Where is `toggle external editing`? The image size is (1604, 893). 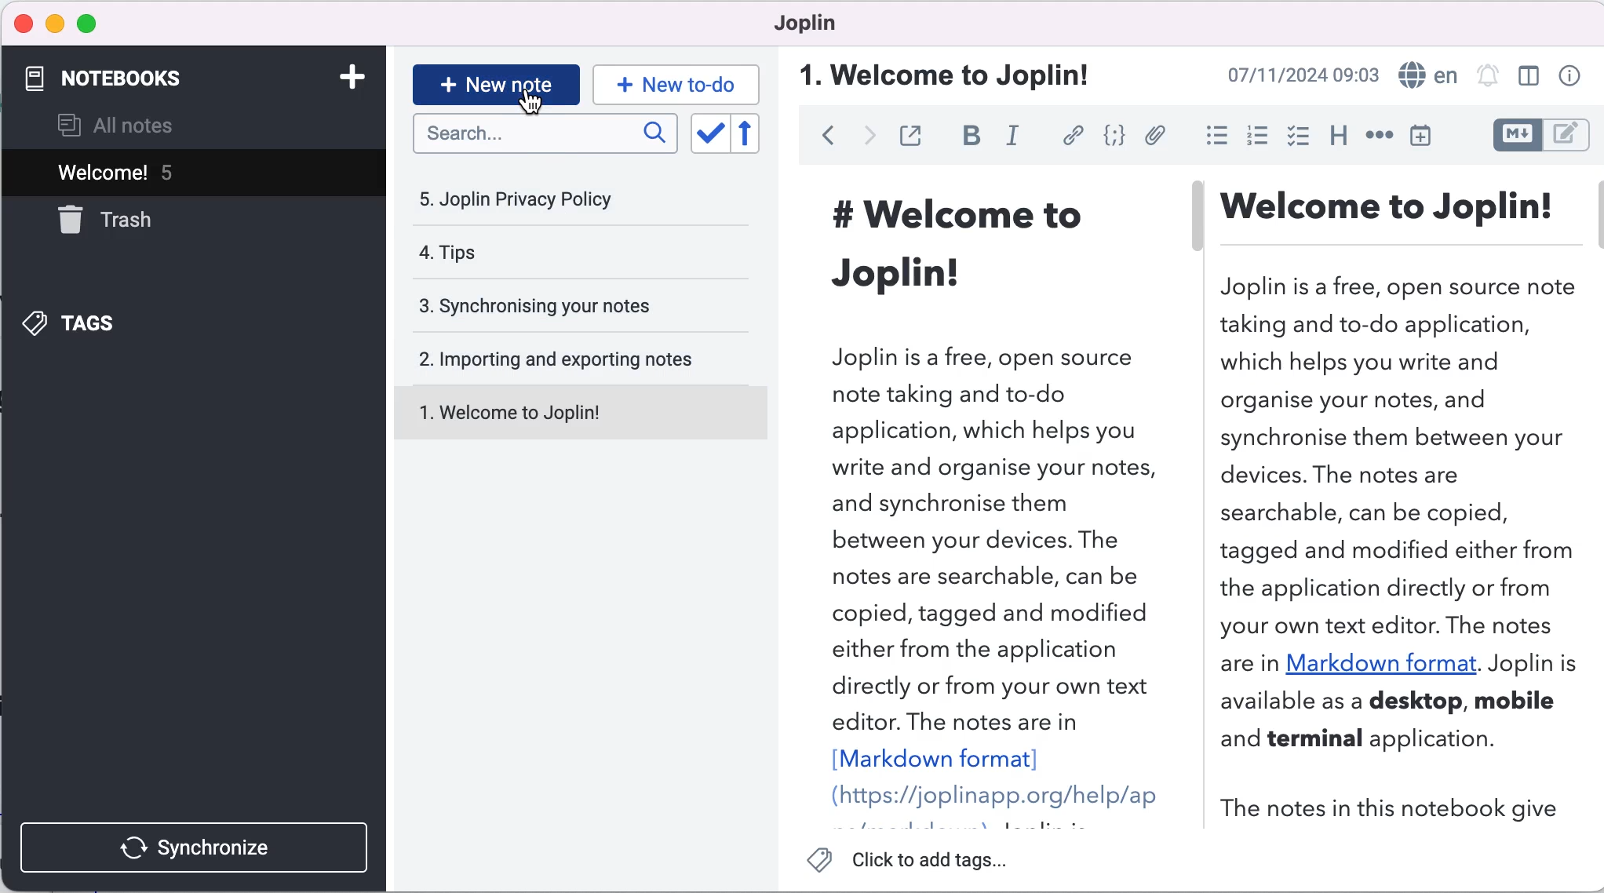 toggle external editing is located at coordinates (910, 137).